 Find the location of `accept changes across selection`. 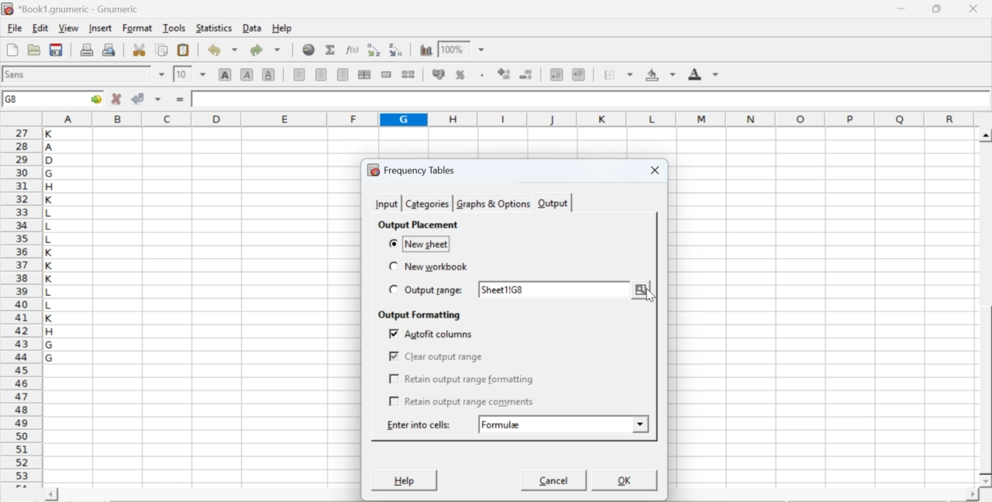

accept changes across selection is located at coordinates (157, 98).